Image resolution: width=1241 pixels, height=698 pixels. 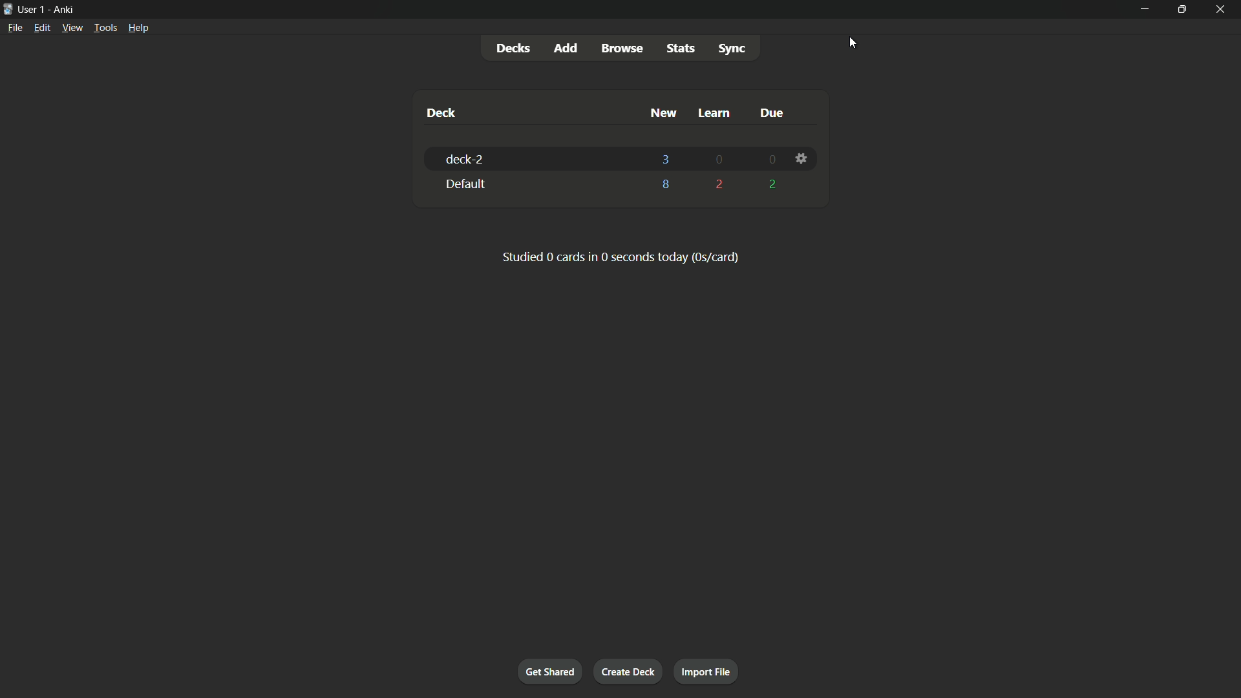 What do you see at coordinates (706, 672) in the screenshot?
I see `import file` at bounding box center [706, 672].